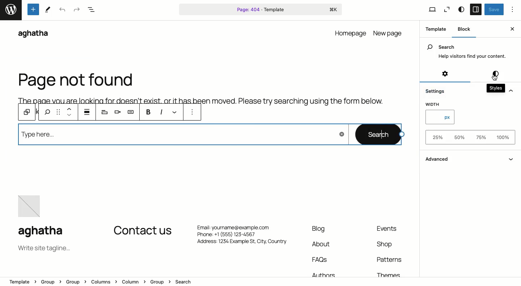  Describe the element at coordinates (503, 137) in the screenshot. I see `100%` at that location.